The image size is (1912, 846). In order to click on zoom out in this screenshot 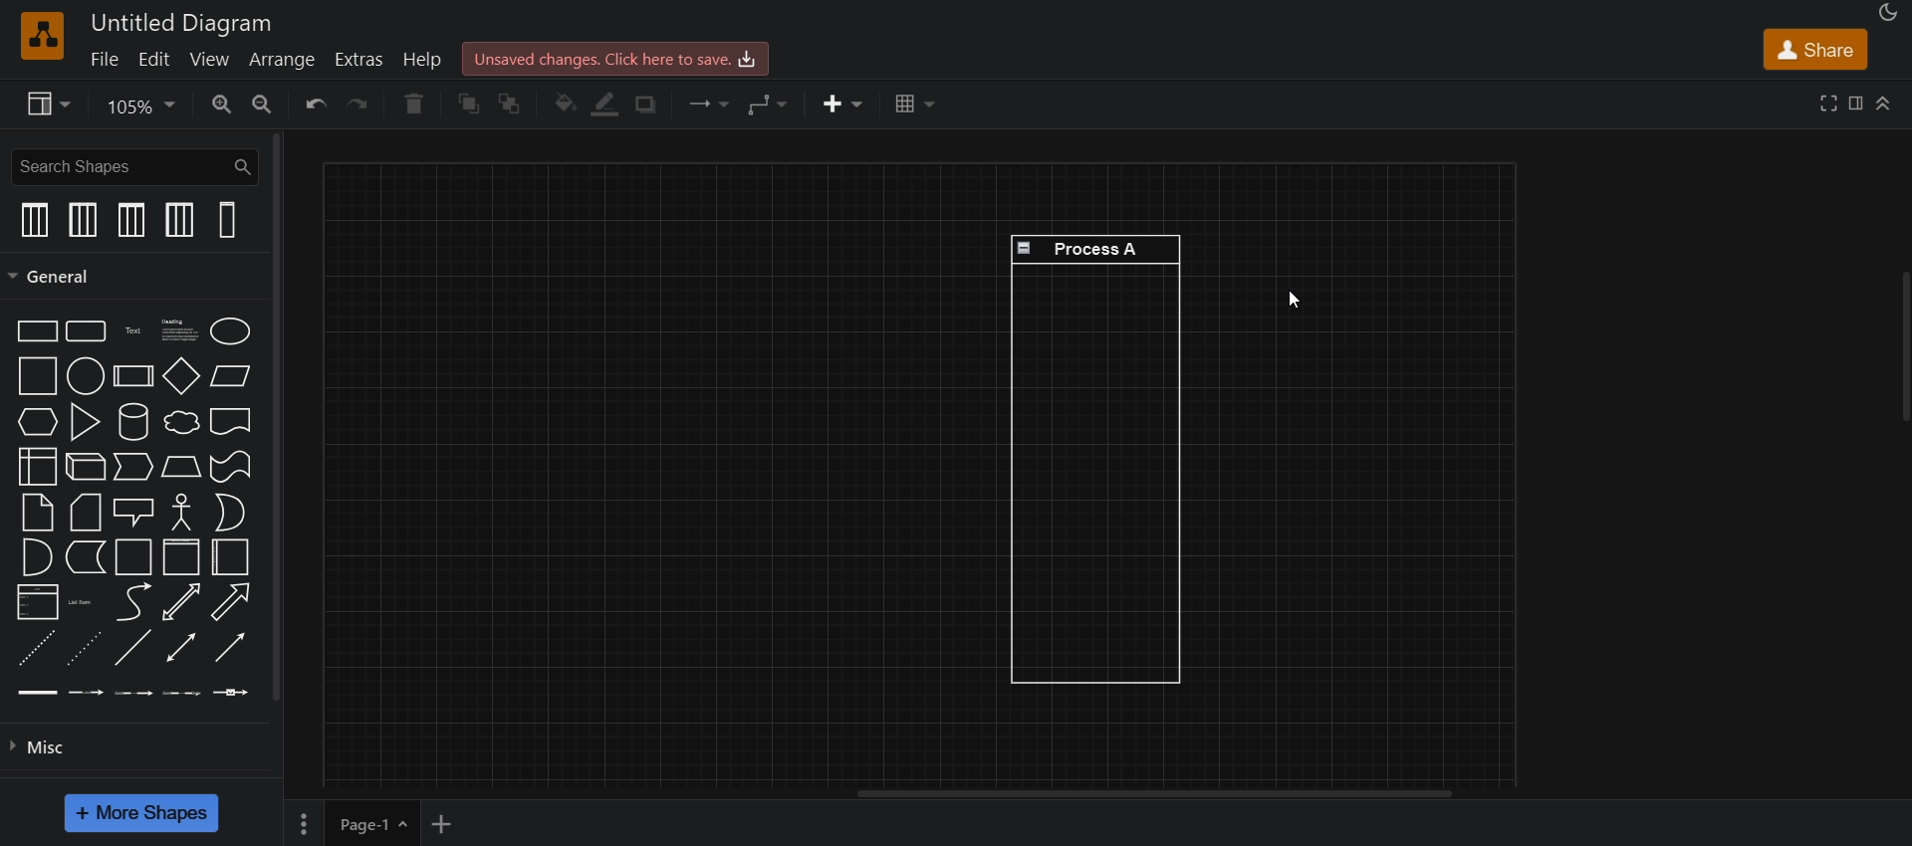, I will do `click(264, 106)`.